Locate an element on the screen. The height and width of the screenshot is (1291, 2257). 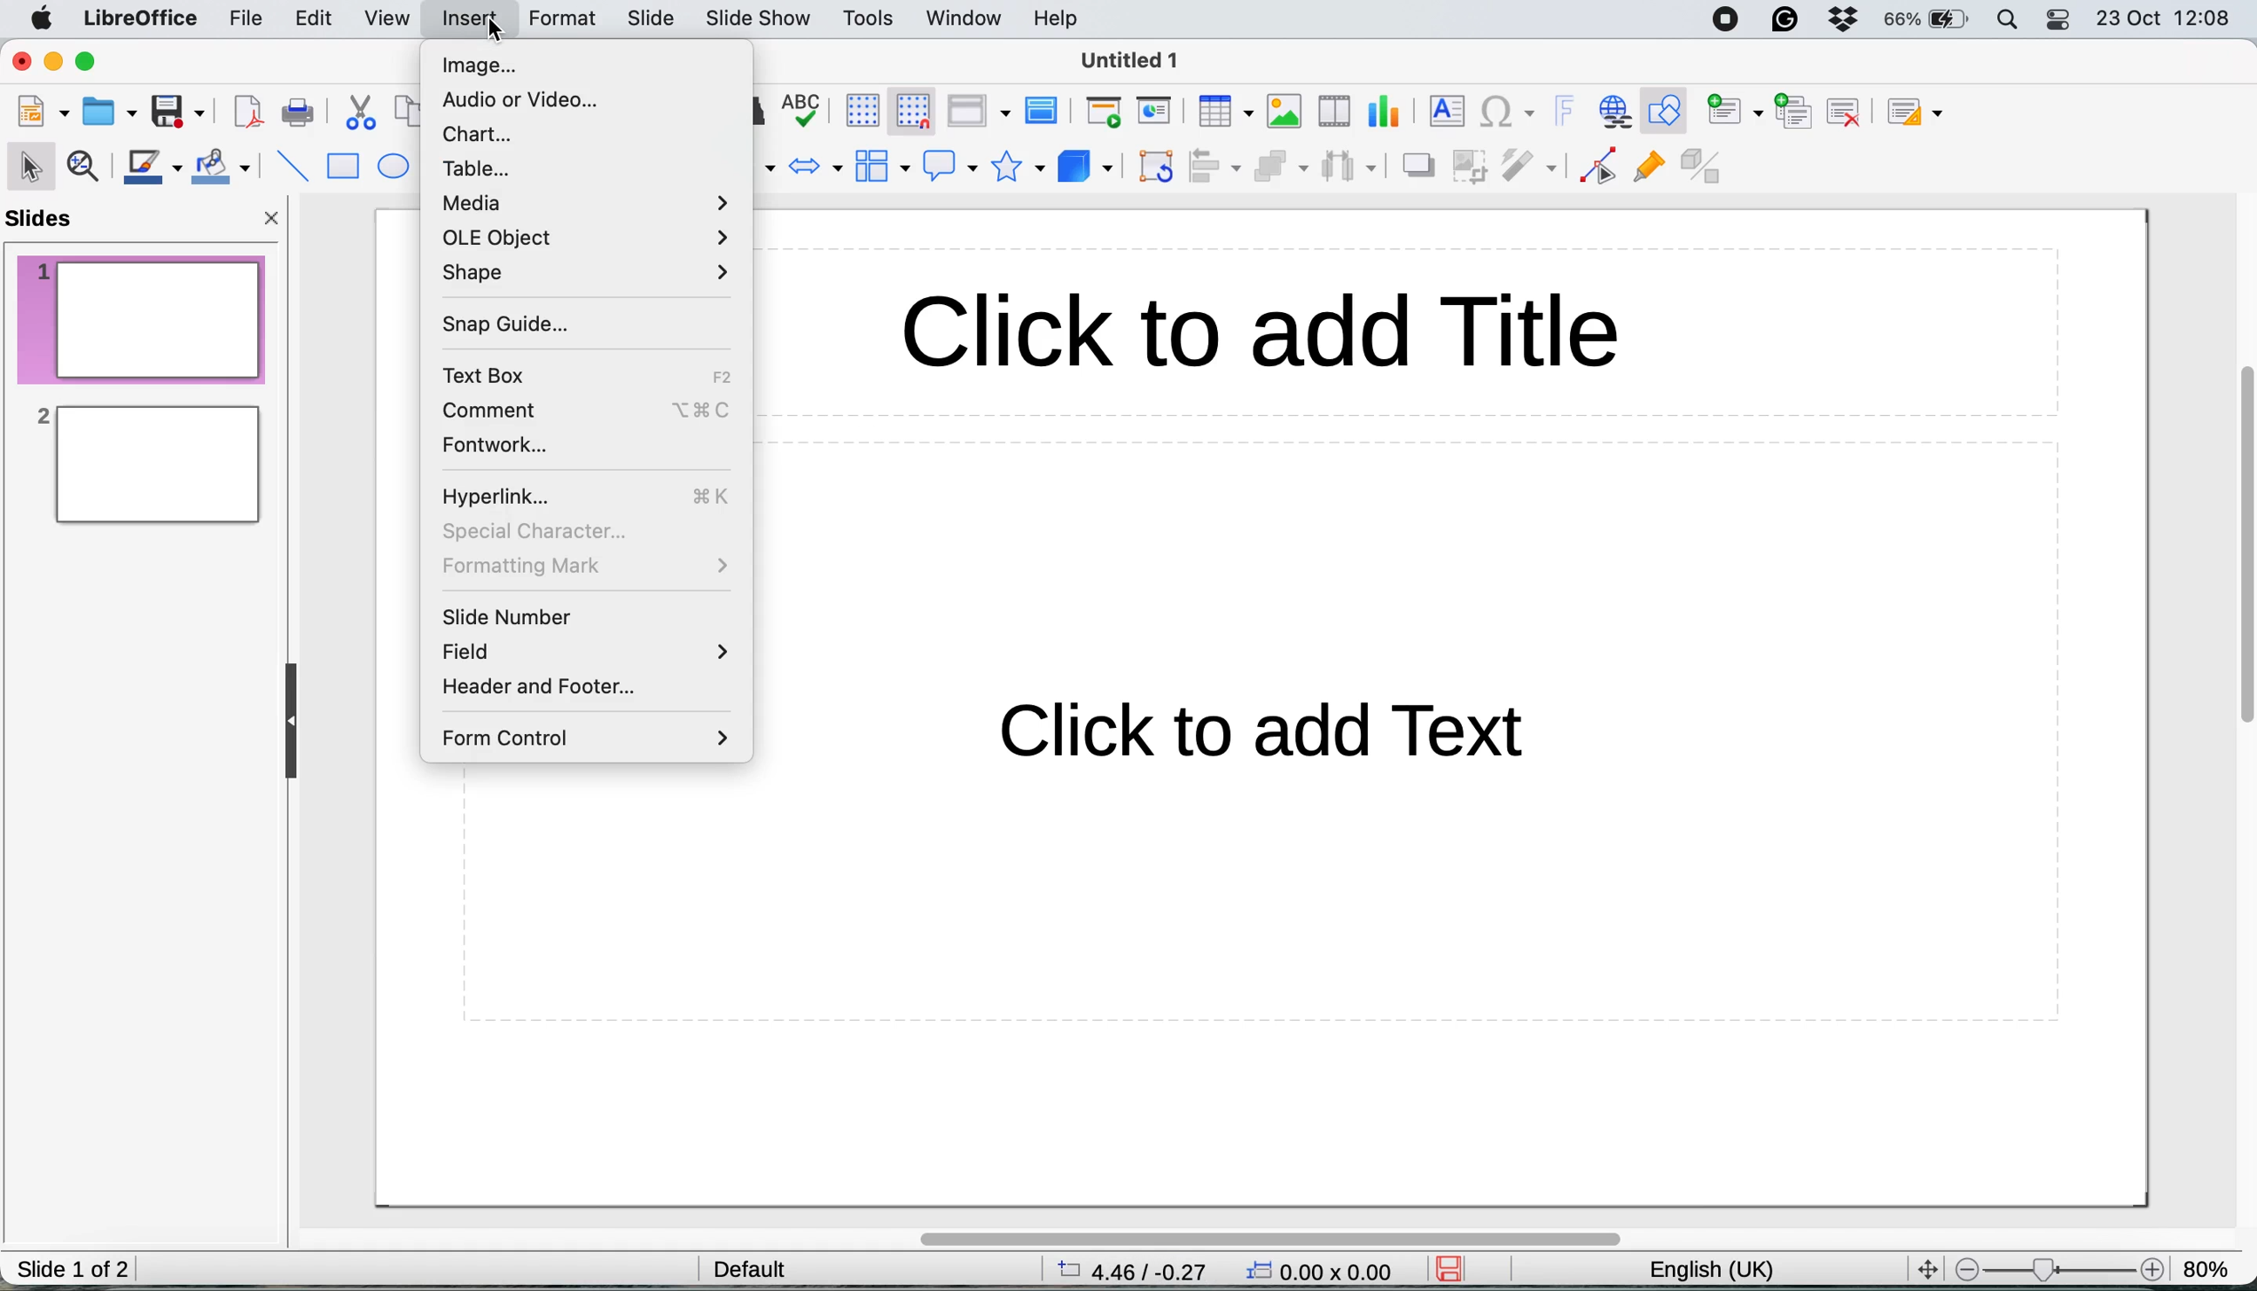
open is located at coordinates (111, 109).